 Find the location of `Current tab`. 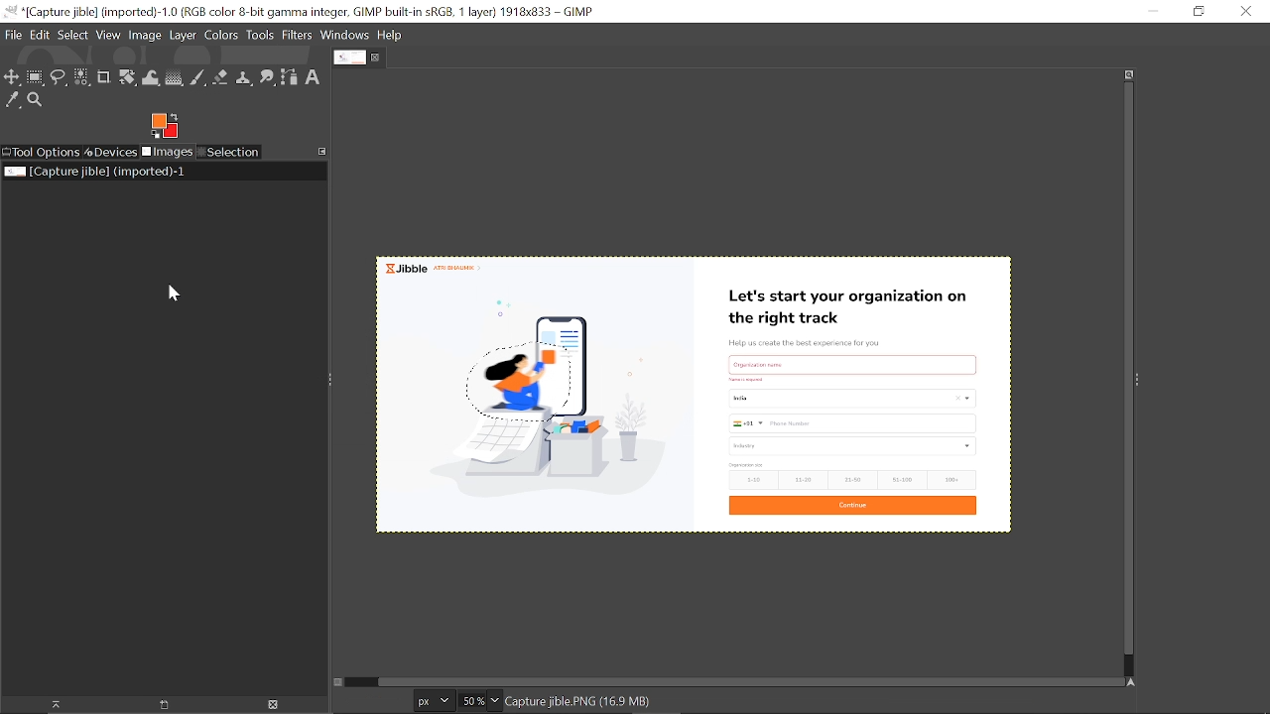

Current tab is located at coordinates (349, 58).